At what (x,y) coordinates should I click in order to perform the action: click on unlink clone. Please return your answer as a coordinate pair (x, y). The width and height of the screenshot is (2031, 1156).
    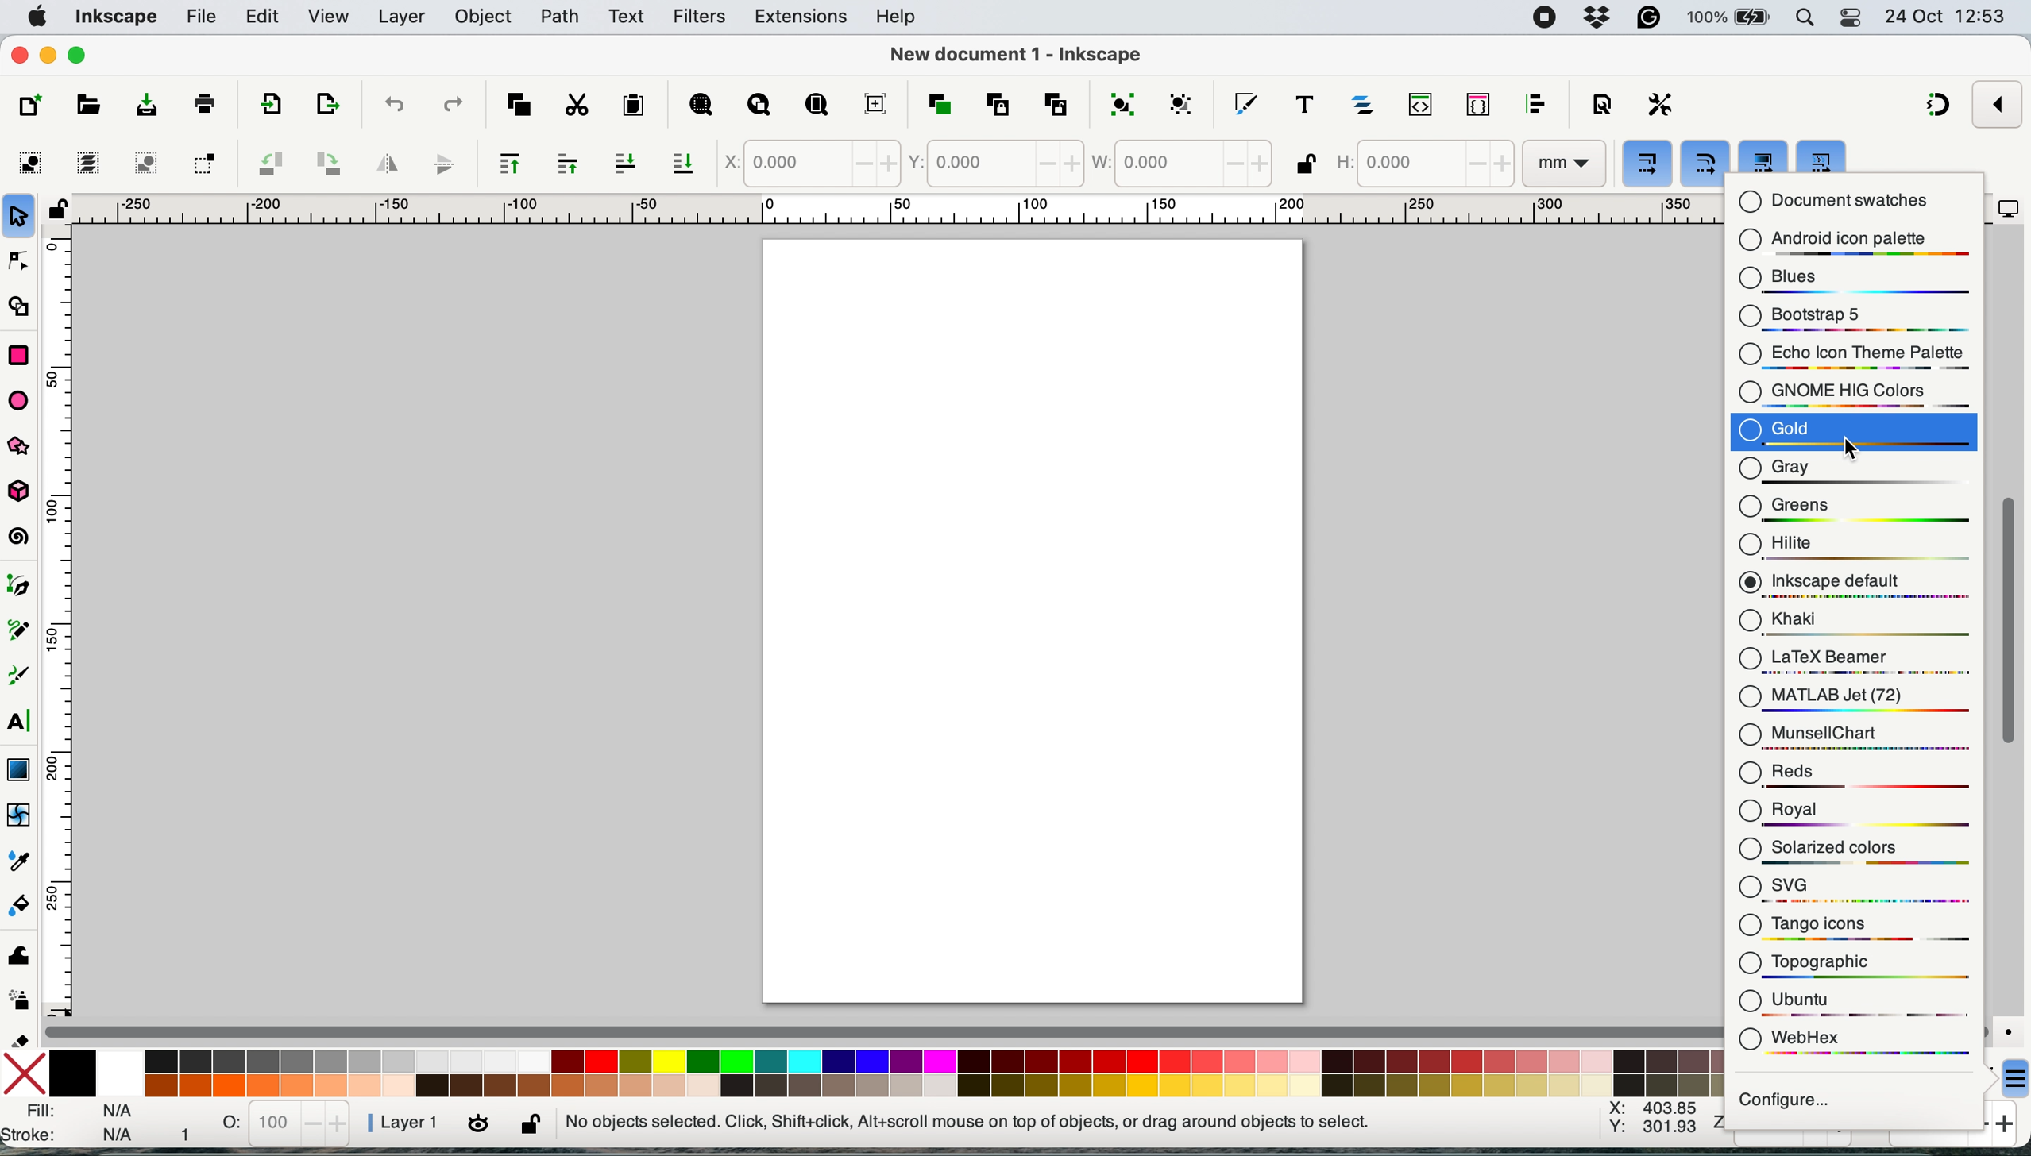
    Looking at the image, I should click on (1054, 103).